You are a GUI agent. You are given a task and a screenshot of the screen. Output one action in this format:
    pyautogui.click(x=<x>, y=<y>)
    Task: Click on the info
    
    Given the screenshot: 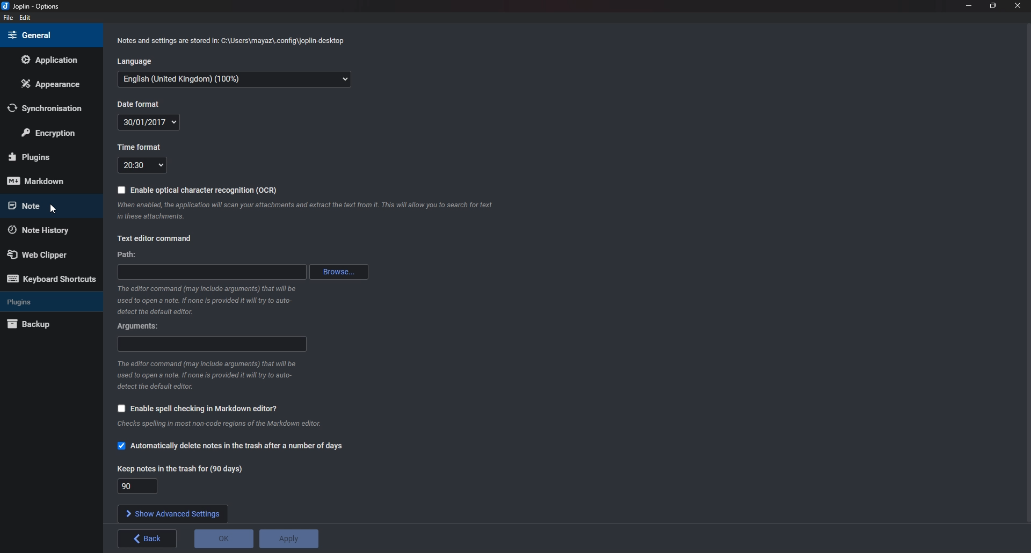 What is the action you would take?
    pyautogui.click(x=212, y=300)
    